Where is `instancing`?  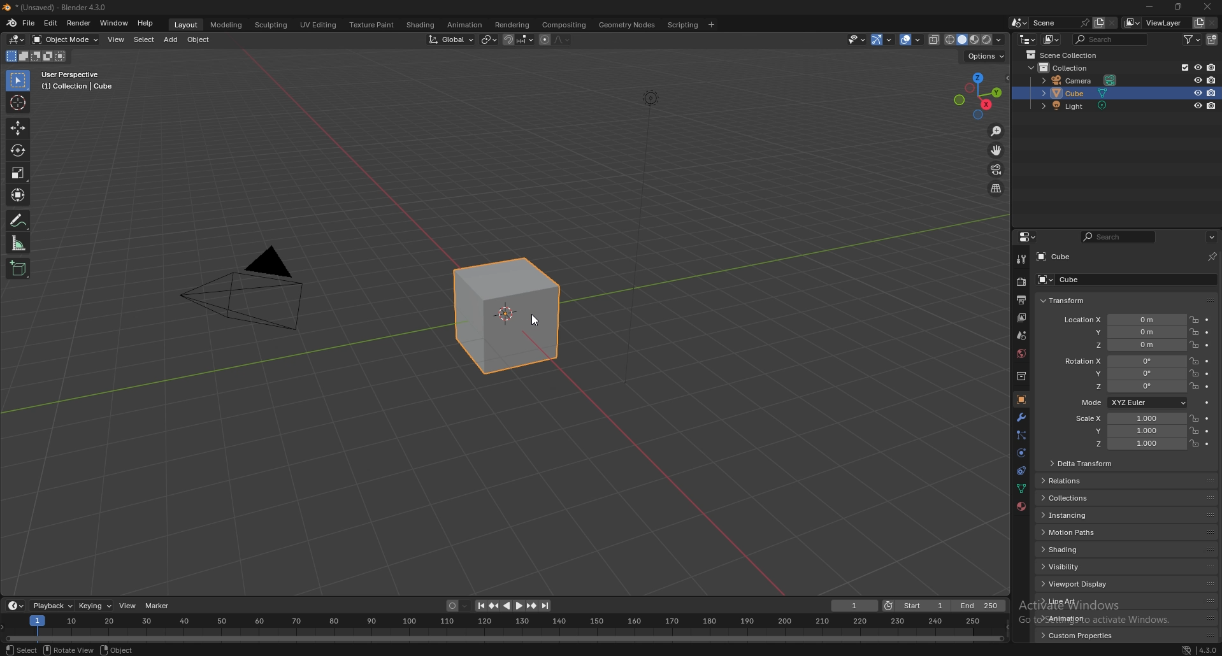
instancing is located at coordinates (1091, 515).